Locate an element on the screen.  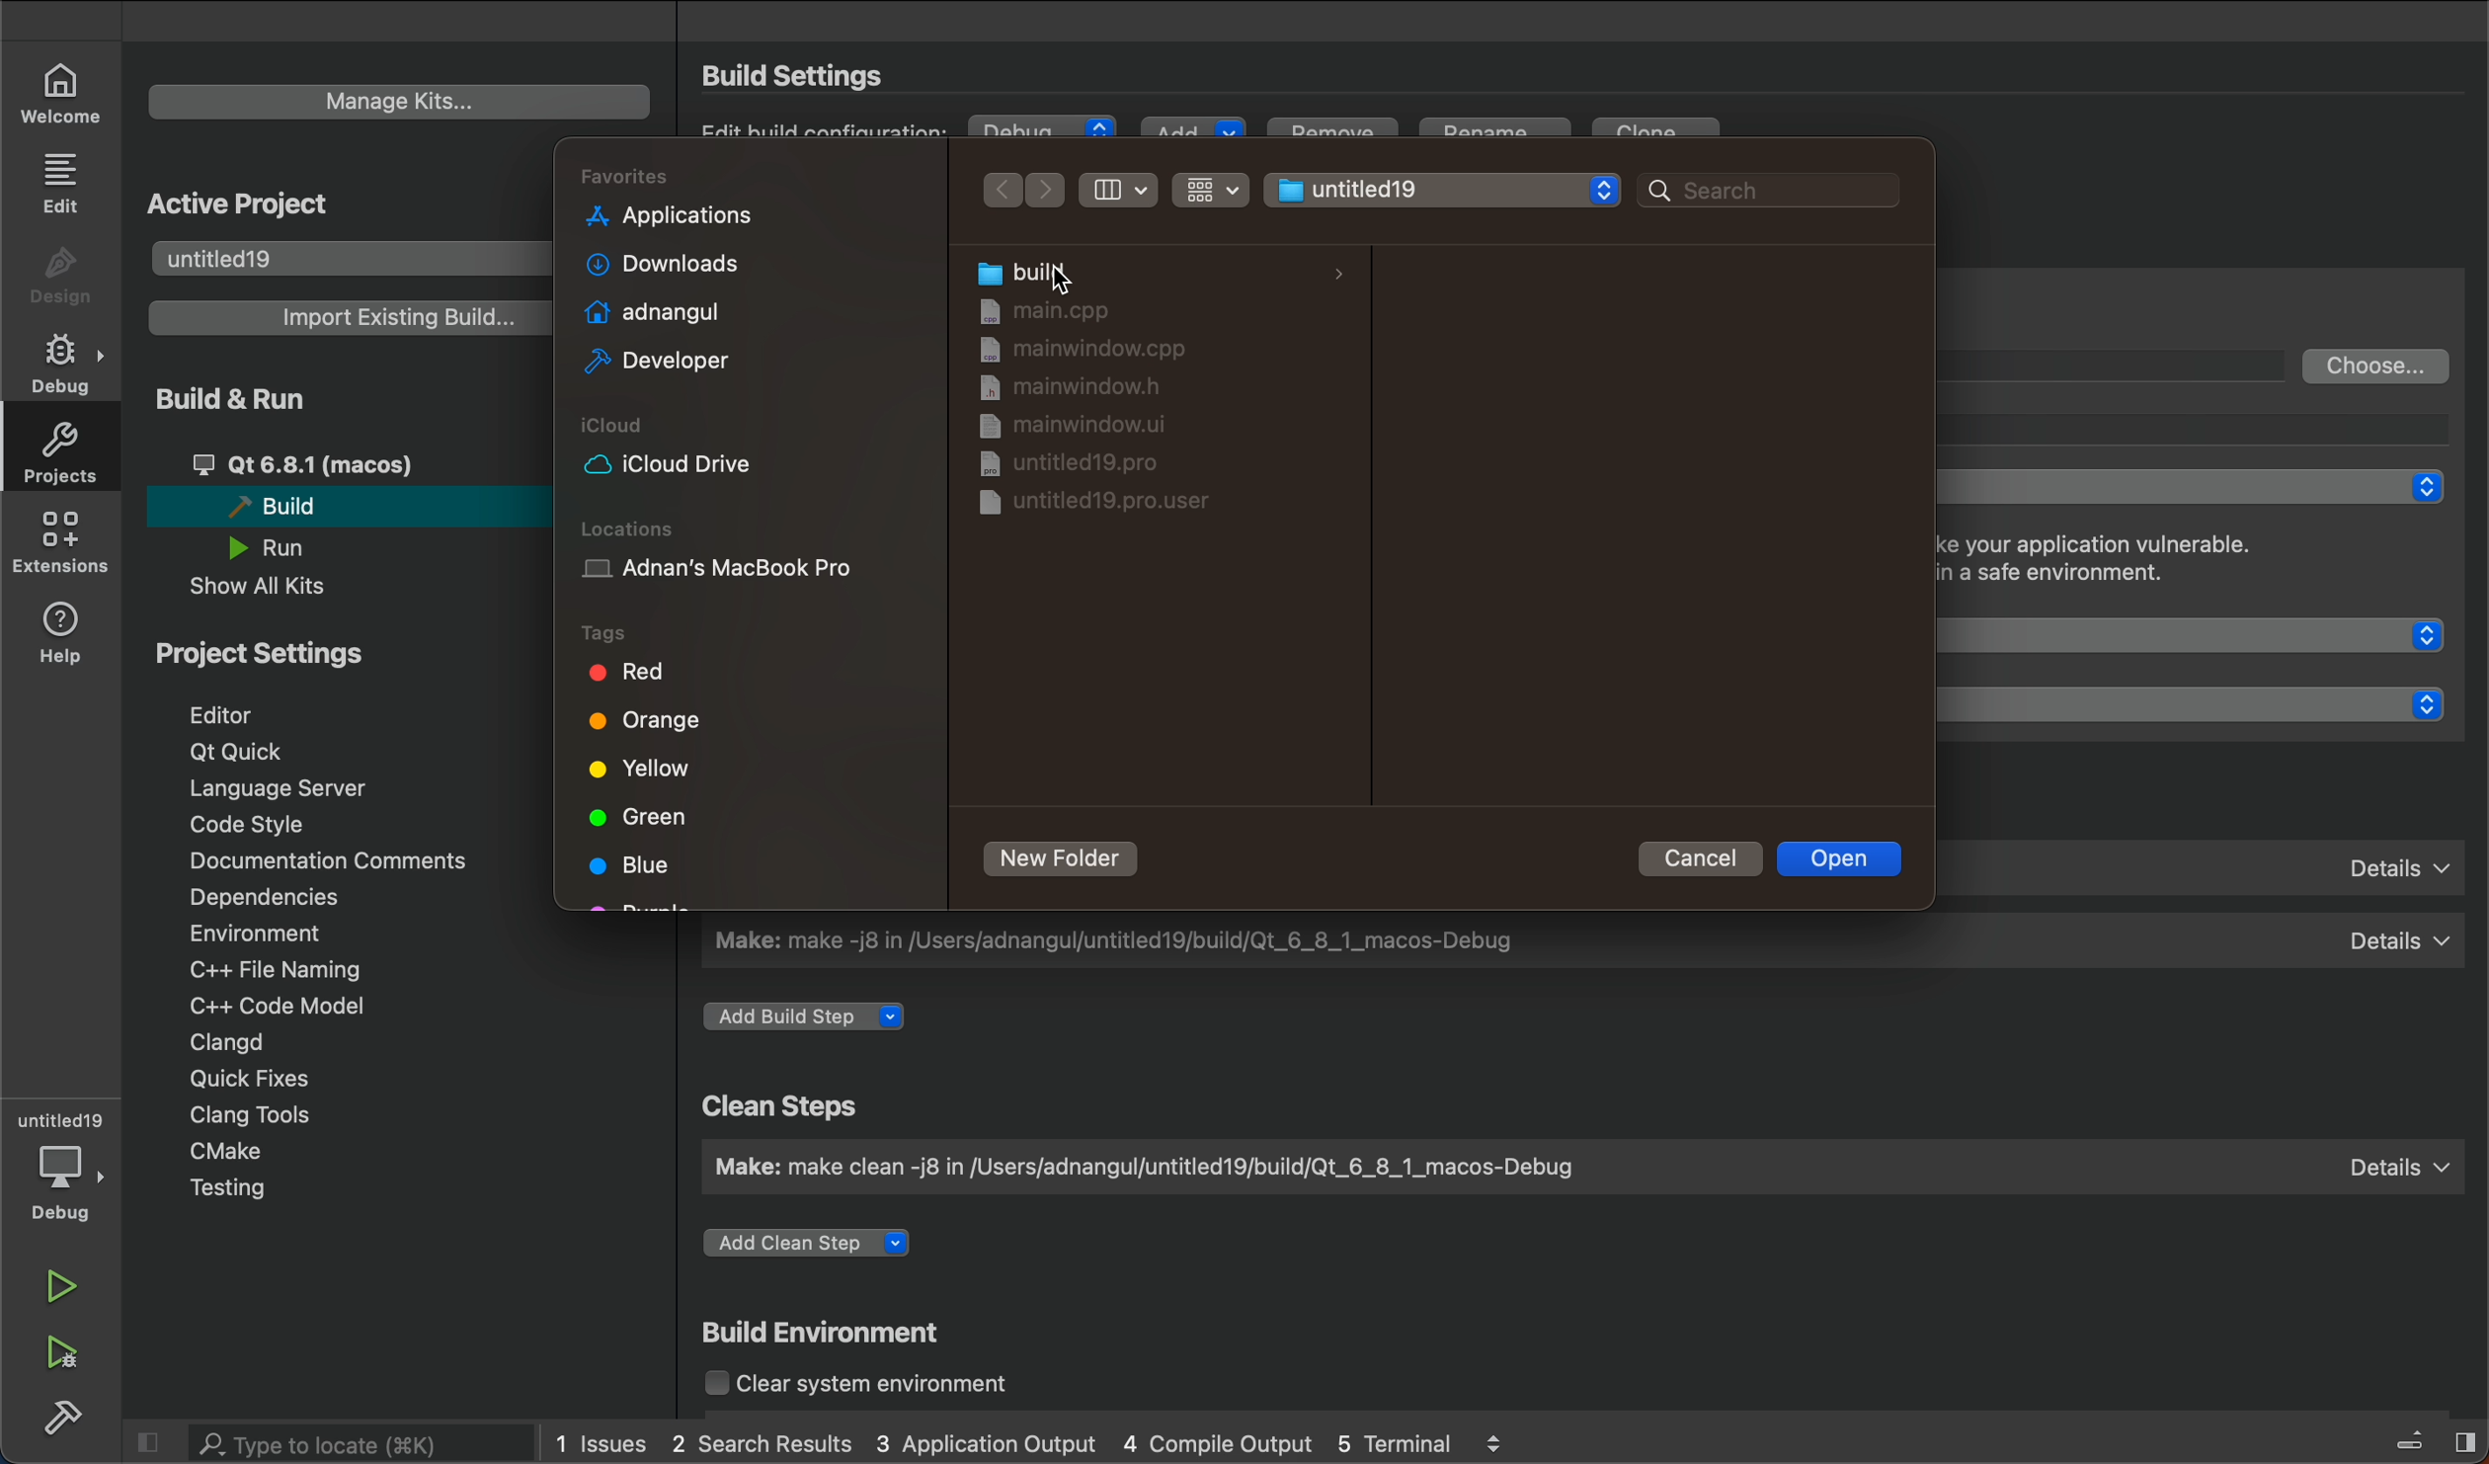
c++ code model is located at coordinates (273, 1006).